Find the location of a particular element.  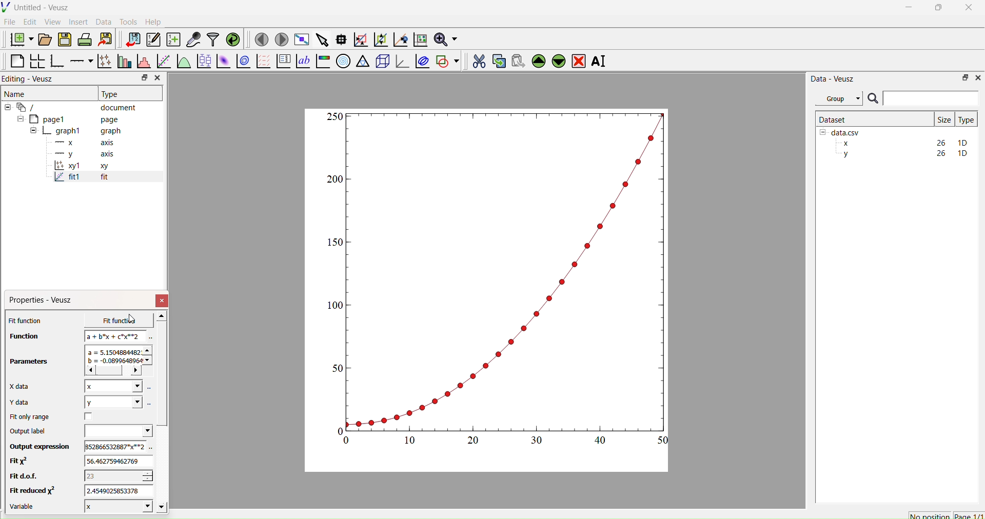

x  is located at coordinates (109, 386).